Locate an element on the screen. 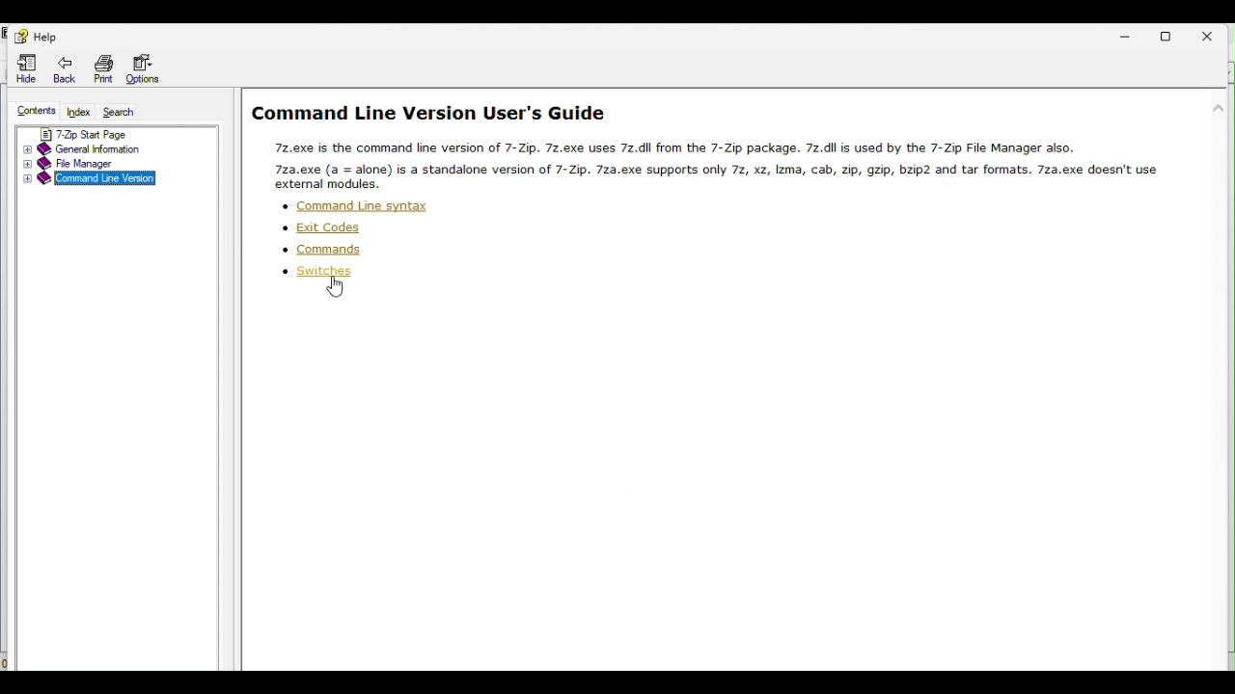 This screenshot has width=1235, height=694. Cursor is located at coordinates (335, 290).